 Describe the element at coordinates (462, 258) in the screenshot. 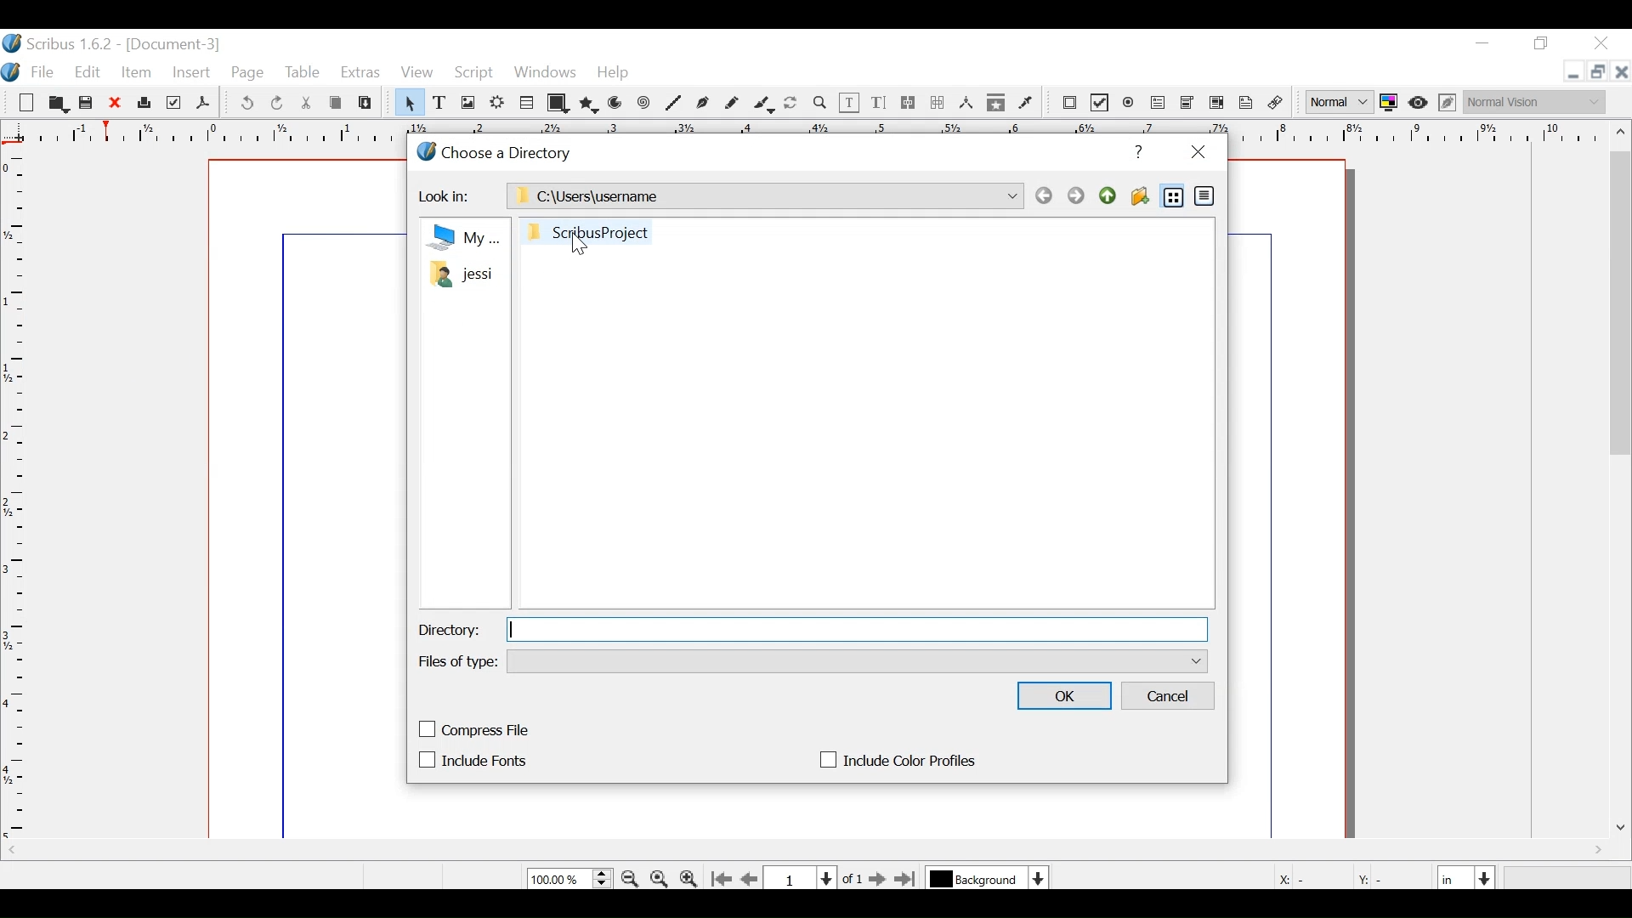

I see `Files` at that location.